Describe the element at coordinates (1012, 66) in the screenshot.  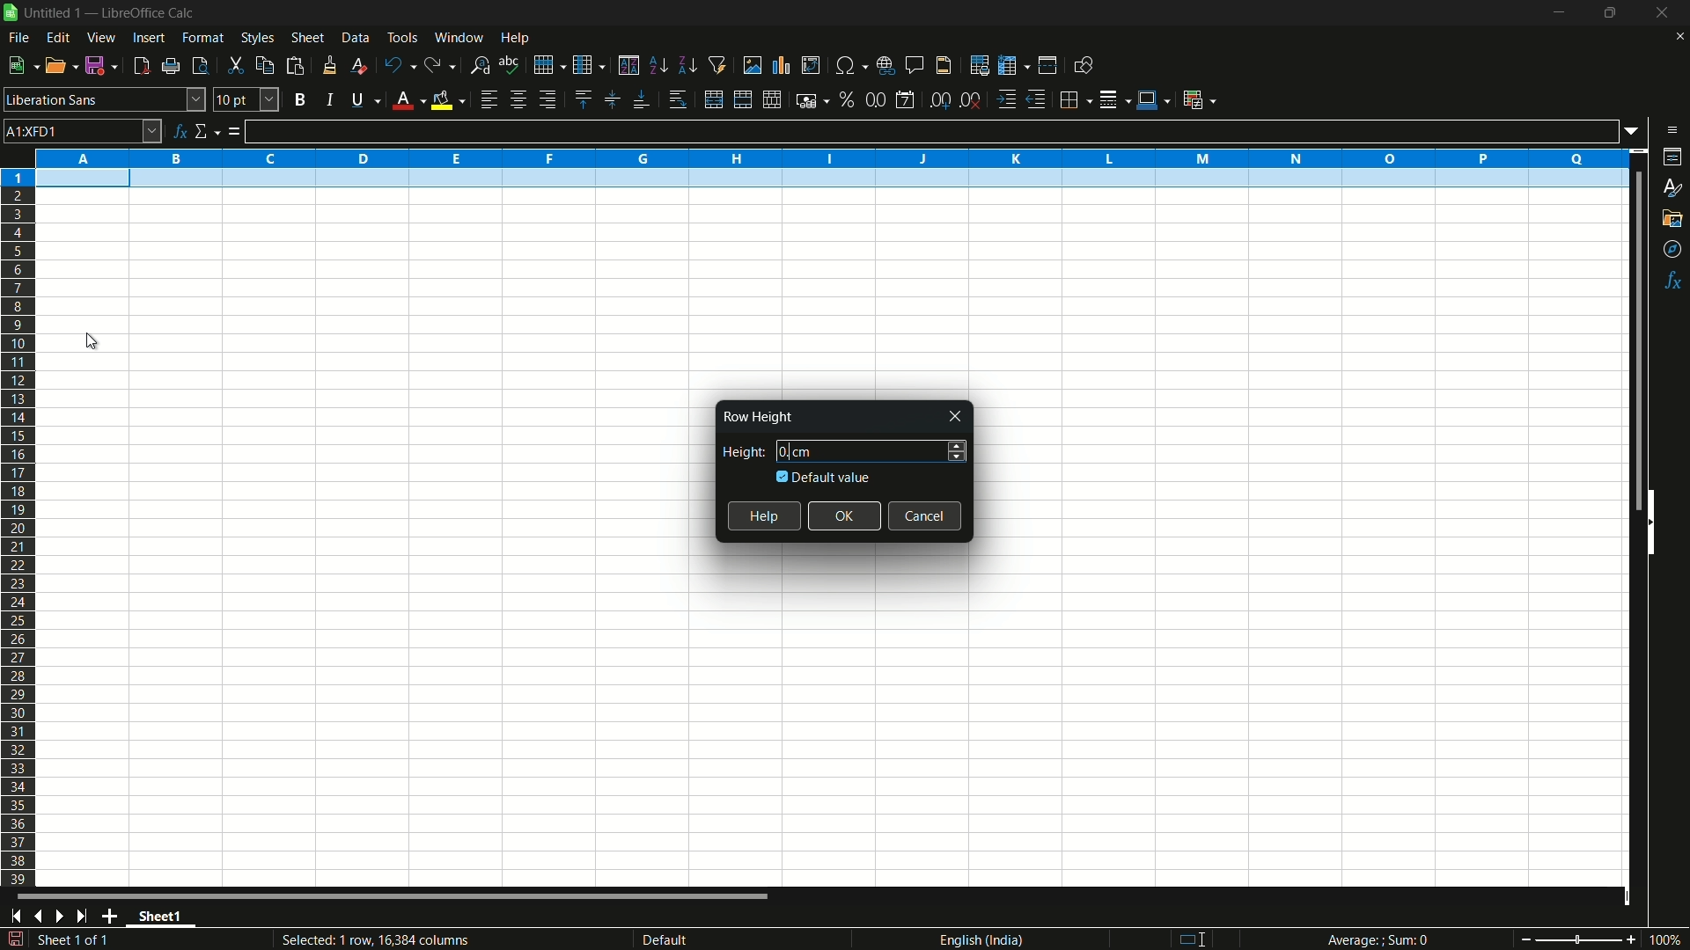
I see `freeze rows and columns` at that location.